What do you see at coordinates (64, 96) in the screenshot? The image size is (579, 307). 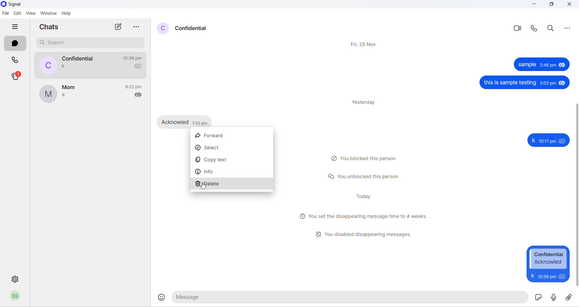 I see `last message` at bounding box center [64, 96].